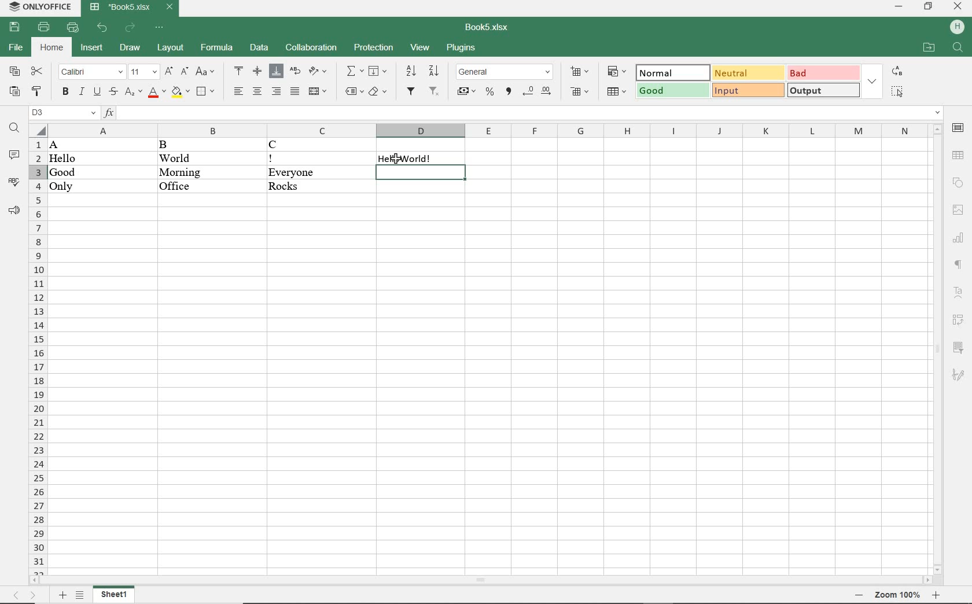 This screenshot has width=972, height=604. I want to click on NAMED RANGES, so click(352, 91).